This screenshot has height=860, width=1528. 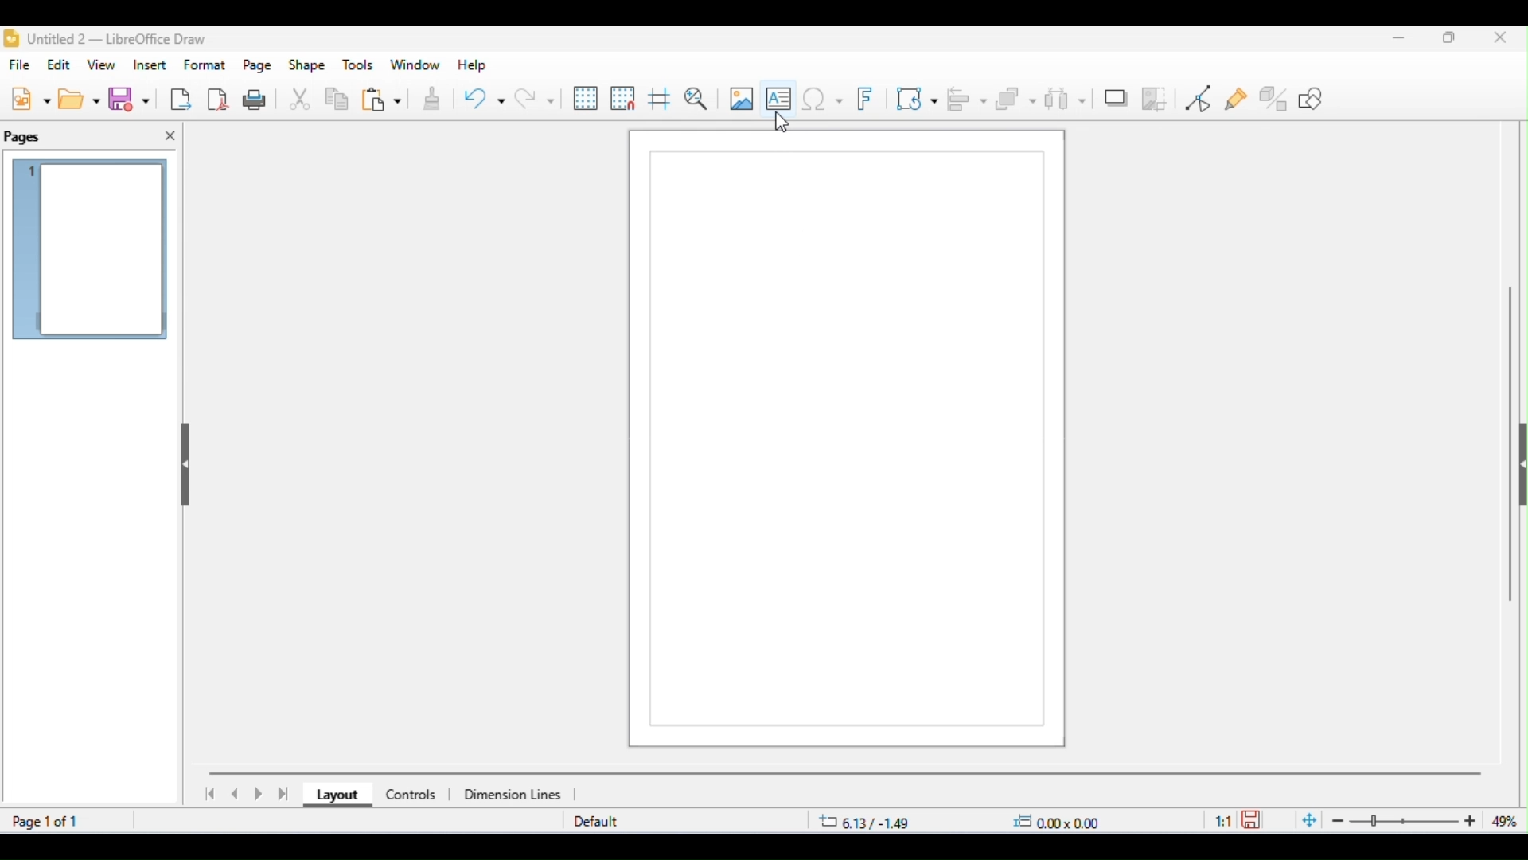 I want to click on insert text box, so click(x=779, y=96).